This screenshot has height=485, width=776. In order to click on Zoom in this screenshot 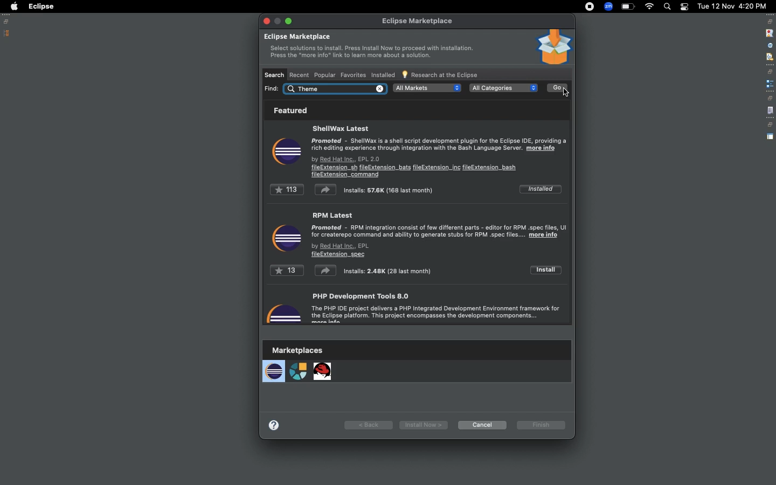, I will do `click(608, 6)`.